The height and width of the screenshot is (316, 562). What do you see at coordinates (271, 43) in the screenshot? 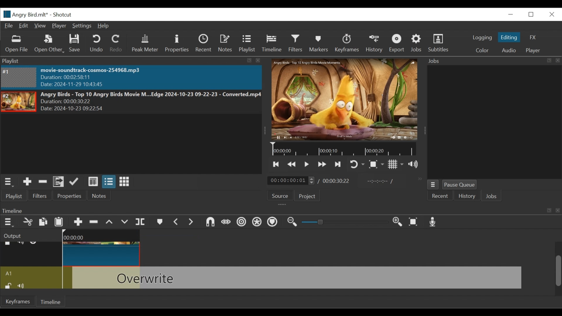
I see `Timeline` at bounding box center [271, 43].